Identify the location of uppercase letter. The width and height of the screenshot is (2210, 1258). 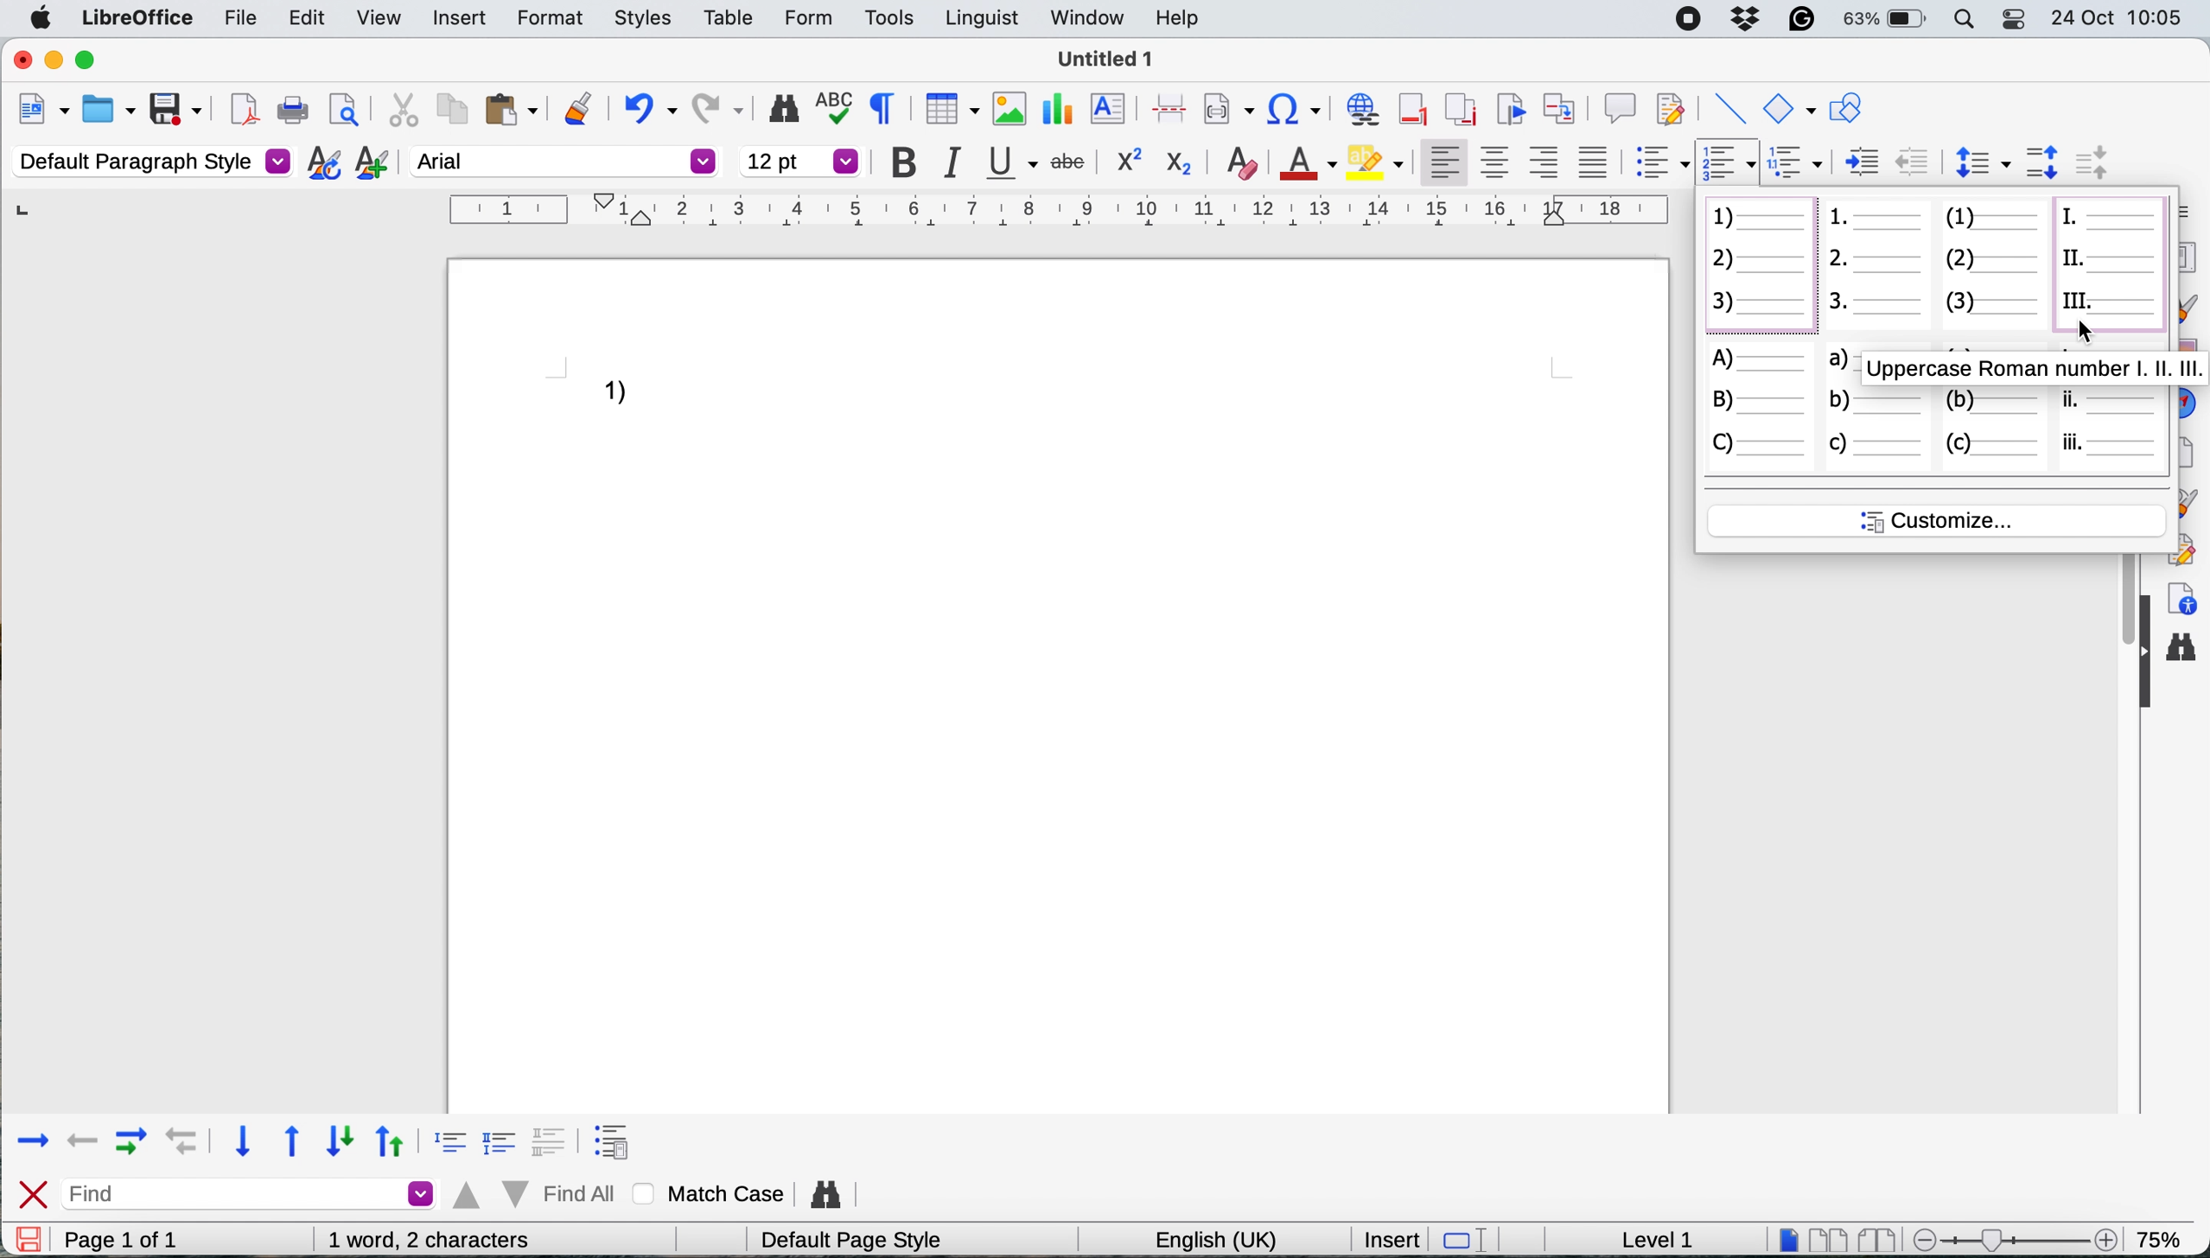
(1756, 410).